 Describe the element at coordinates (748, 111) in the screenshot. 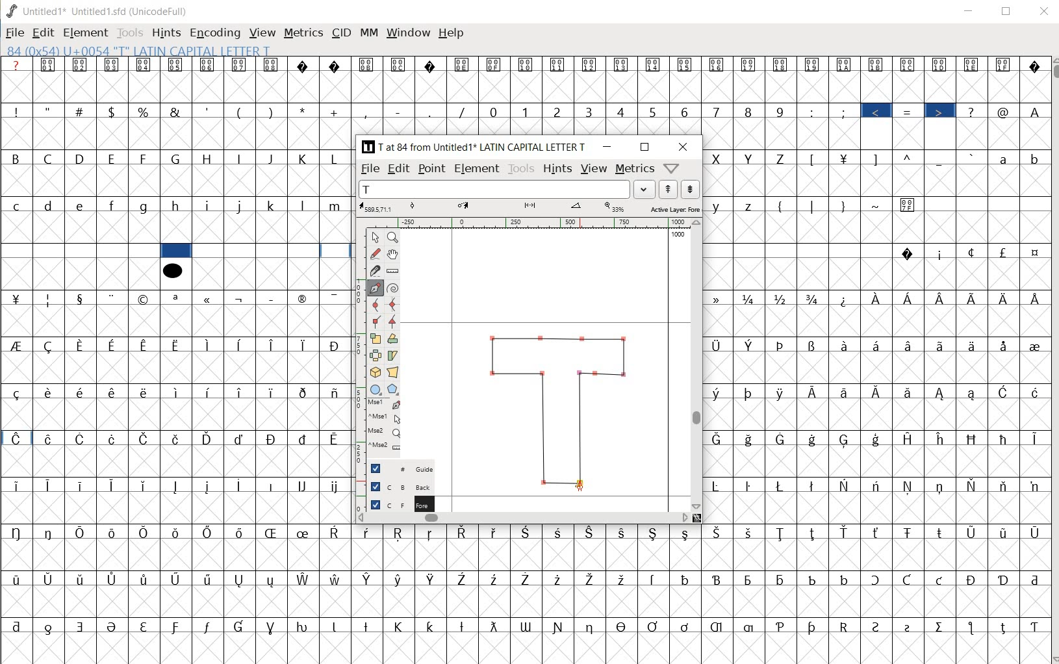

I see `8` at that location.